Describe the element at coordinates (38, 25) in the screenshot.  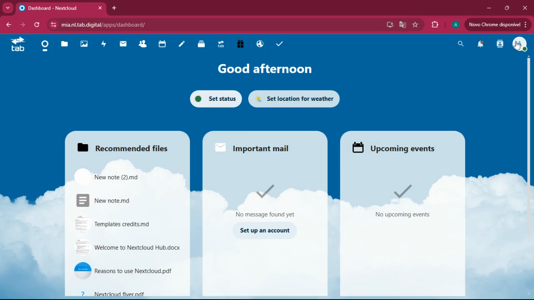
I see `refresh` at that location.